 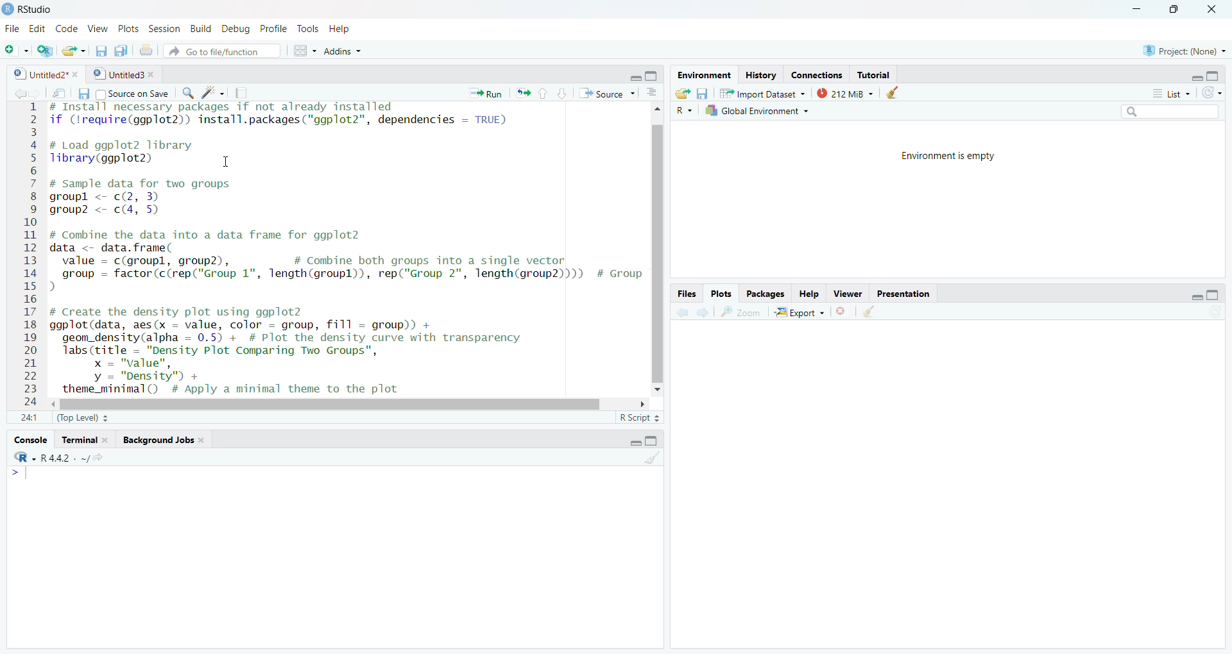 I want to click on redo, so click(x=1213, y=94).